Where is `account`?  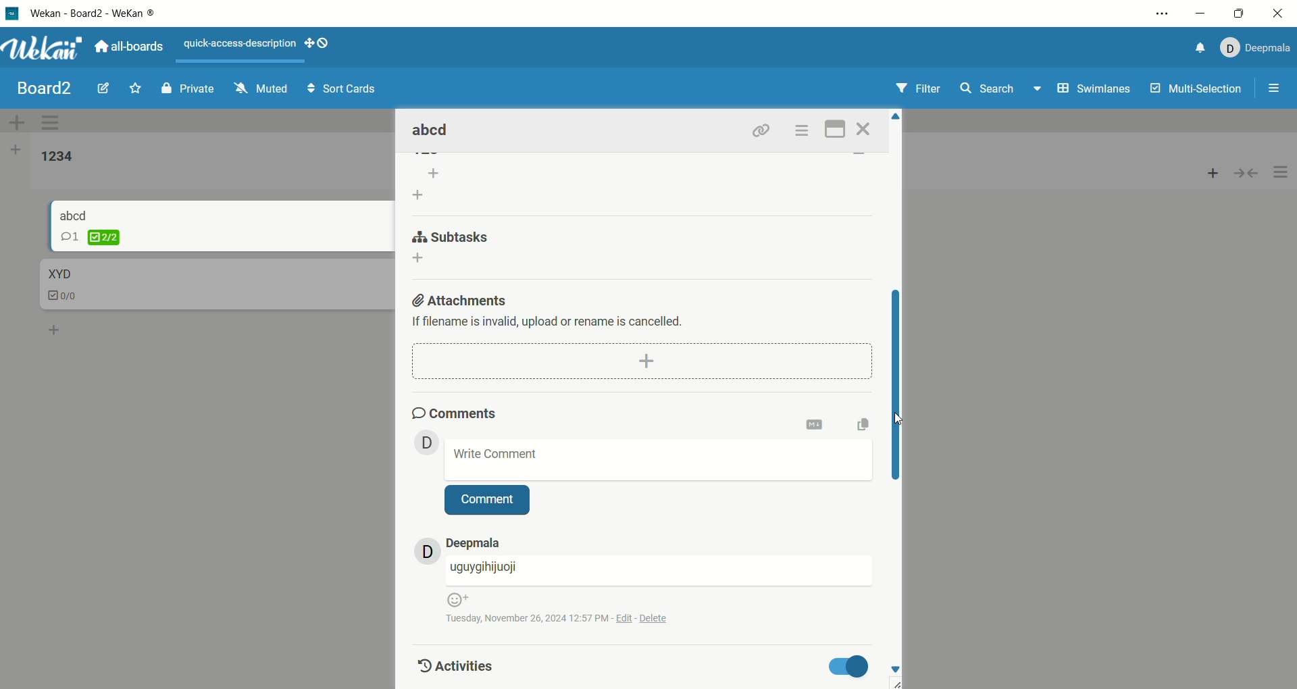 account is located at coordinates (1253, 48).